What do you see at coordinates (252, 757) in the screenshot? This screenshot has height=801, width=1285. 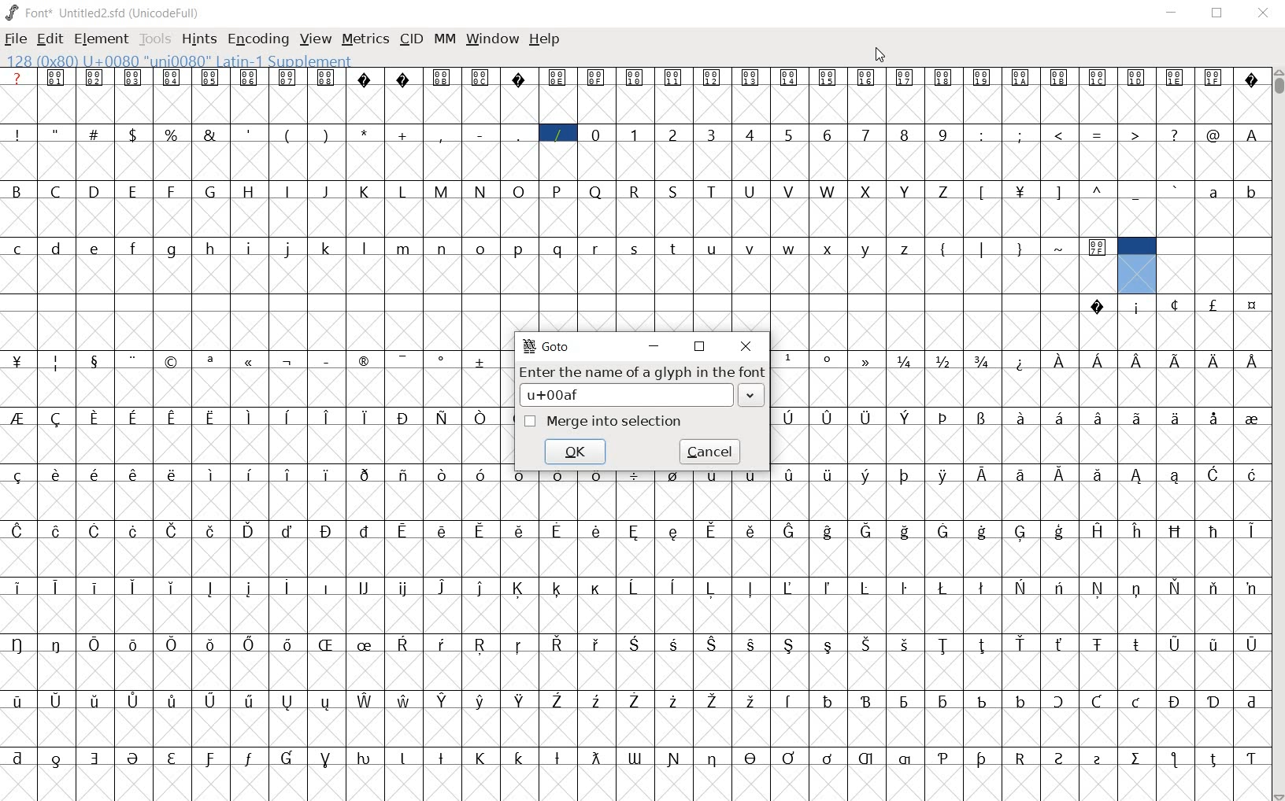 I see `Symbol` at bounding box center [252, 757].